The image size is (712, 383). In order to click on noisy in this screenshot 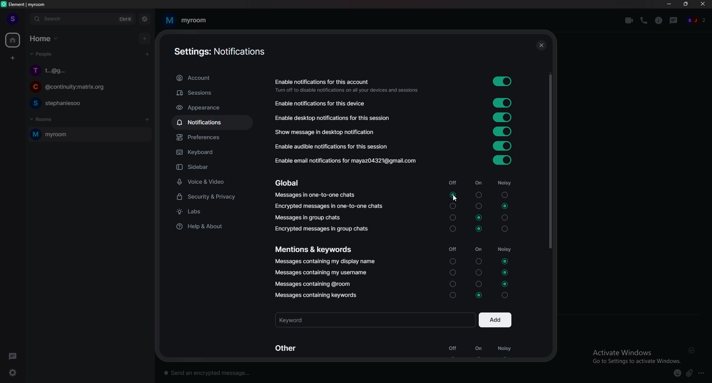, I will do `click(503, 238)`.